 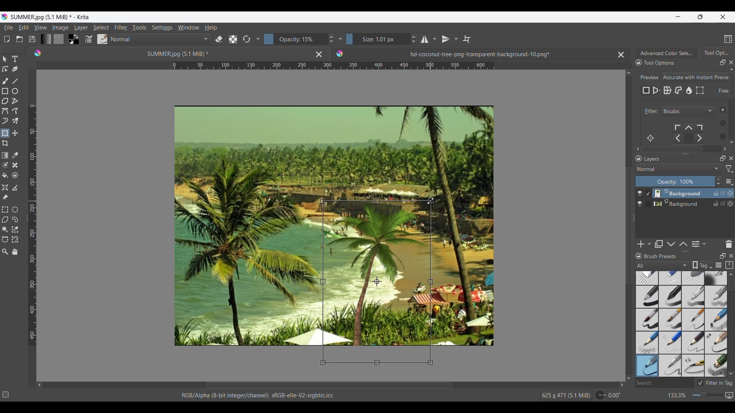 What do you see at coordinates (671, 244) in the screenshot?
I see `Move layer/mask down` at bounding box center [671, 244].